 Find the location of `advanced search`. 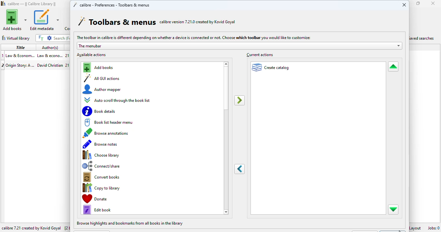

advanced search is located at coordinates (49, 38).